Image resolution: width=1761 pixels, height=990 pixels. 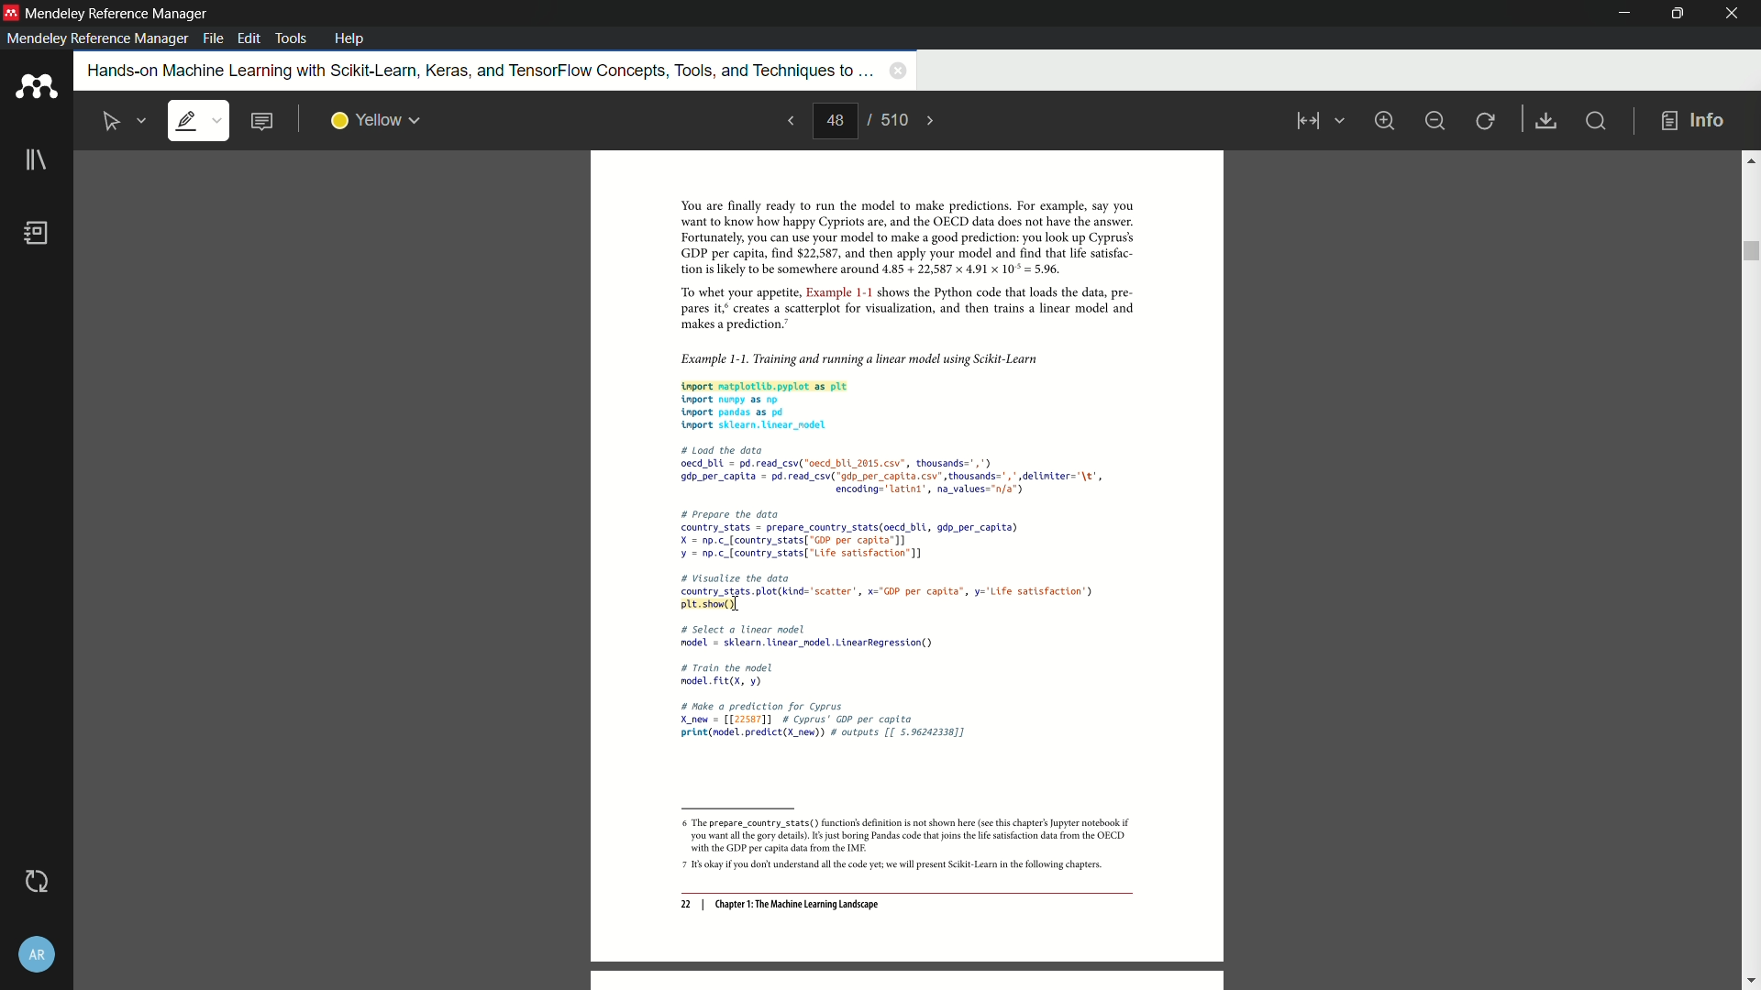 I want to click on account and settings, so click(x=37, y=957).